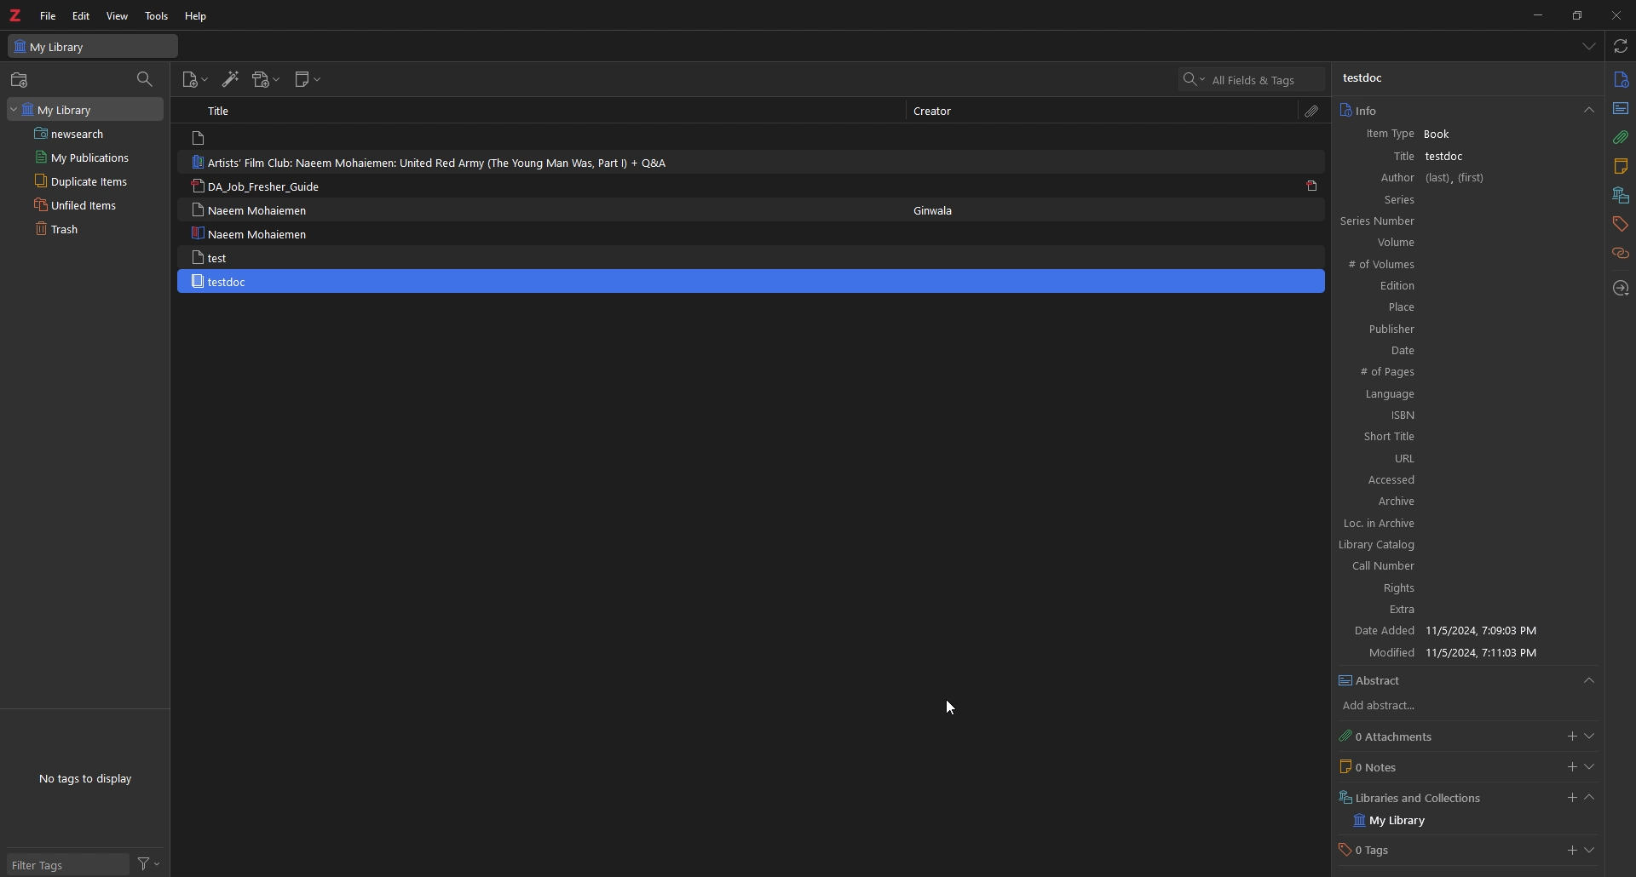  I want to click on Edition, so click(1455, 286).